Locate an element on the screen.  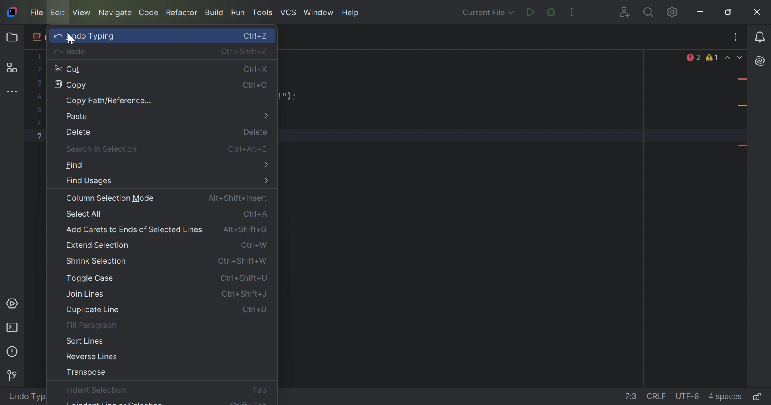
Run is located at coordinates (237, 12).